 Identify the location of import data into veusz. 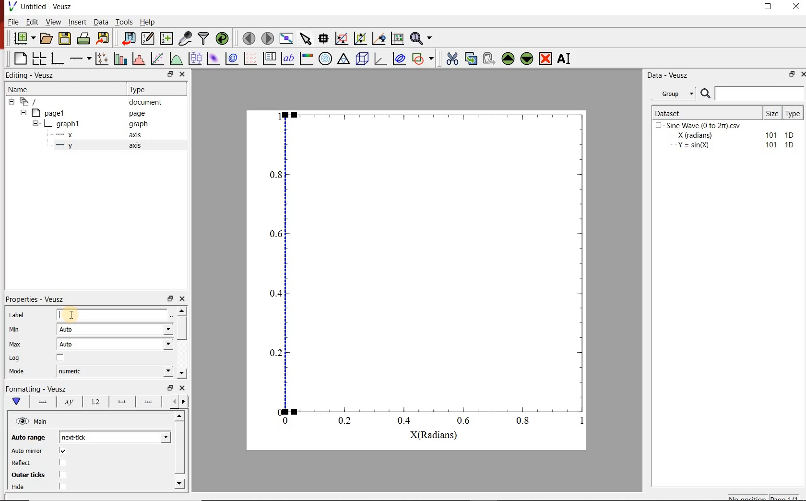
(128, 38).